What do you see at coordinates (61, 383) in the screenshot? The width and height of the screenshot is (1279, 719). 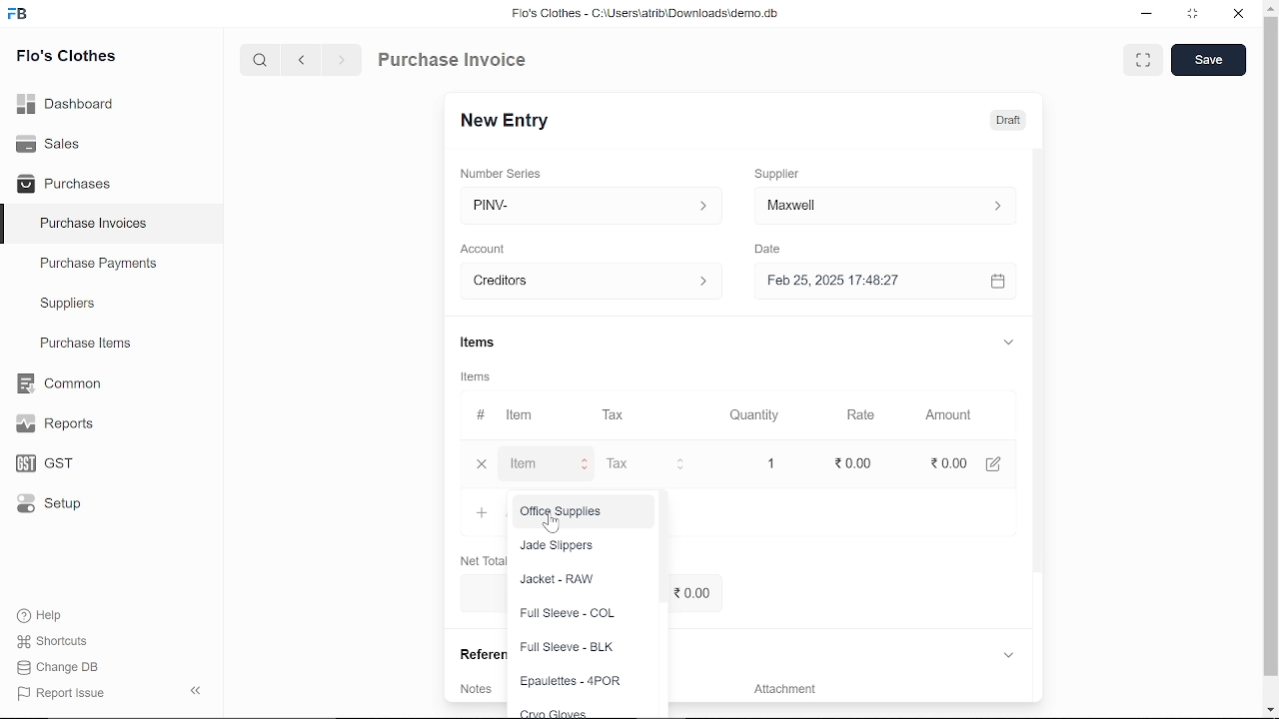 I see `Common` at bounding box center [61, 383].